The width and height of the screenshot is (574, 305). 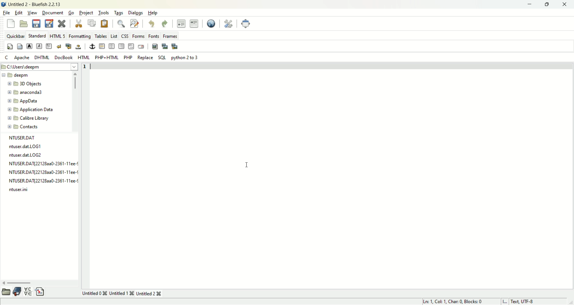 I want to click on documentation, so click(x=17, y=291).